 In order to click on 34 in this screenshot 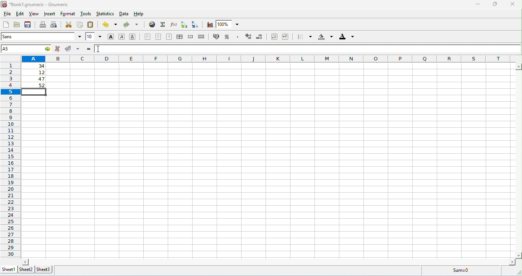, I will do `click(34, 66)`.